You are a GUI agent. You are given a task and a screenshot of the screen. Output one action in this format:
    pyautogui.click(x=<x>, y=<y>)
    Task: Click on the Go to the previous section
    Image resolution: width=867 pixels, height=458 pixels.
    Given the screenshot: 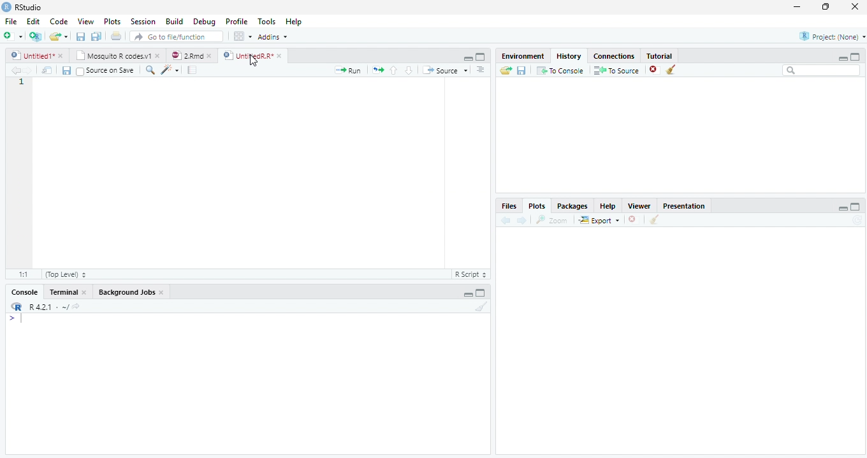 What is the action you would take?
    pyautogui.click(x=393, y=70)
    